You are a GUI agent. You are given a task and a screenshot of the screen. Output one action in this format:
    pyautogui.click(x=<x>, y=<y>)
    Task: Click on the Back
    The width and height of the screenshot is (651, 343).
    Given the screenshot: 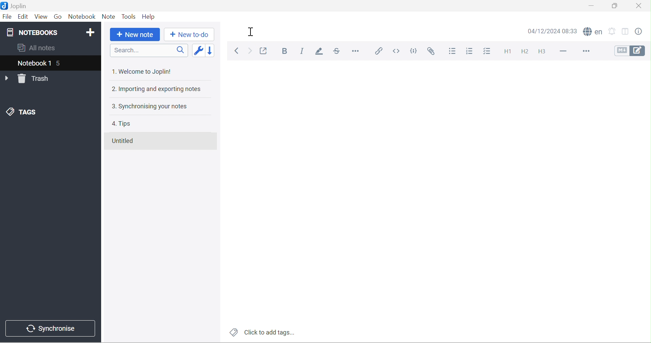 What is the action you would take?
    pyautogui.click(x=237, y=50)
    